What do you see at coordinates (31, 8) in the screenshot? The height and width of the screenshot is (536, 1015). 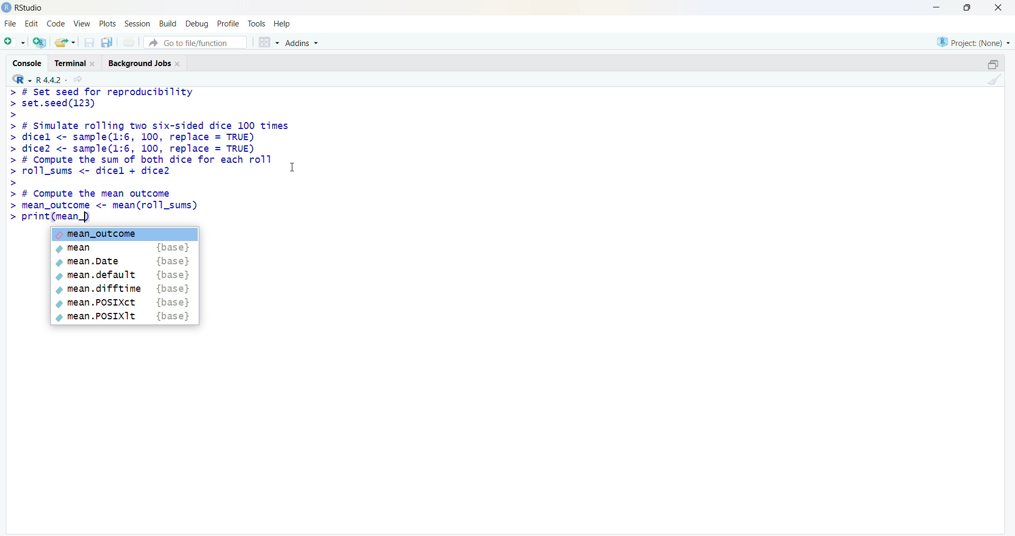 I see `RStudio` at bounding box center [31, 8].